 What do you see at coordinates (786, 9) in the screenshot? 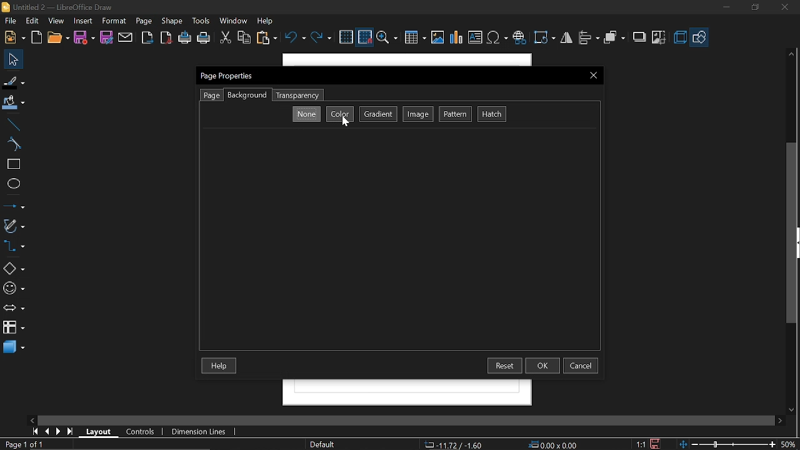
I see `CLose` at bounding box center [786, 9].